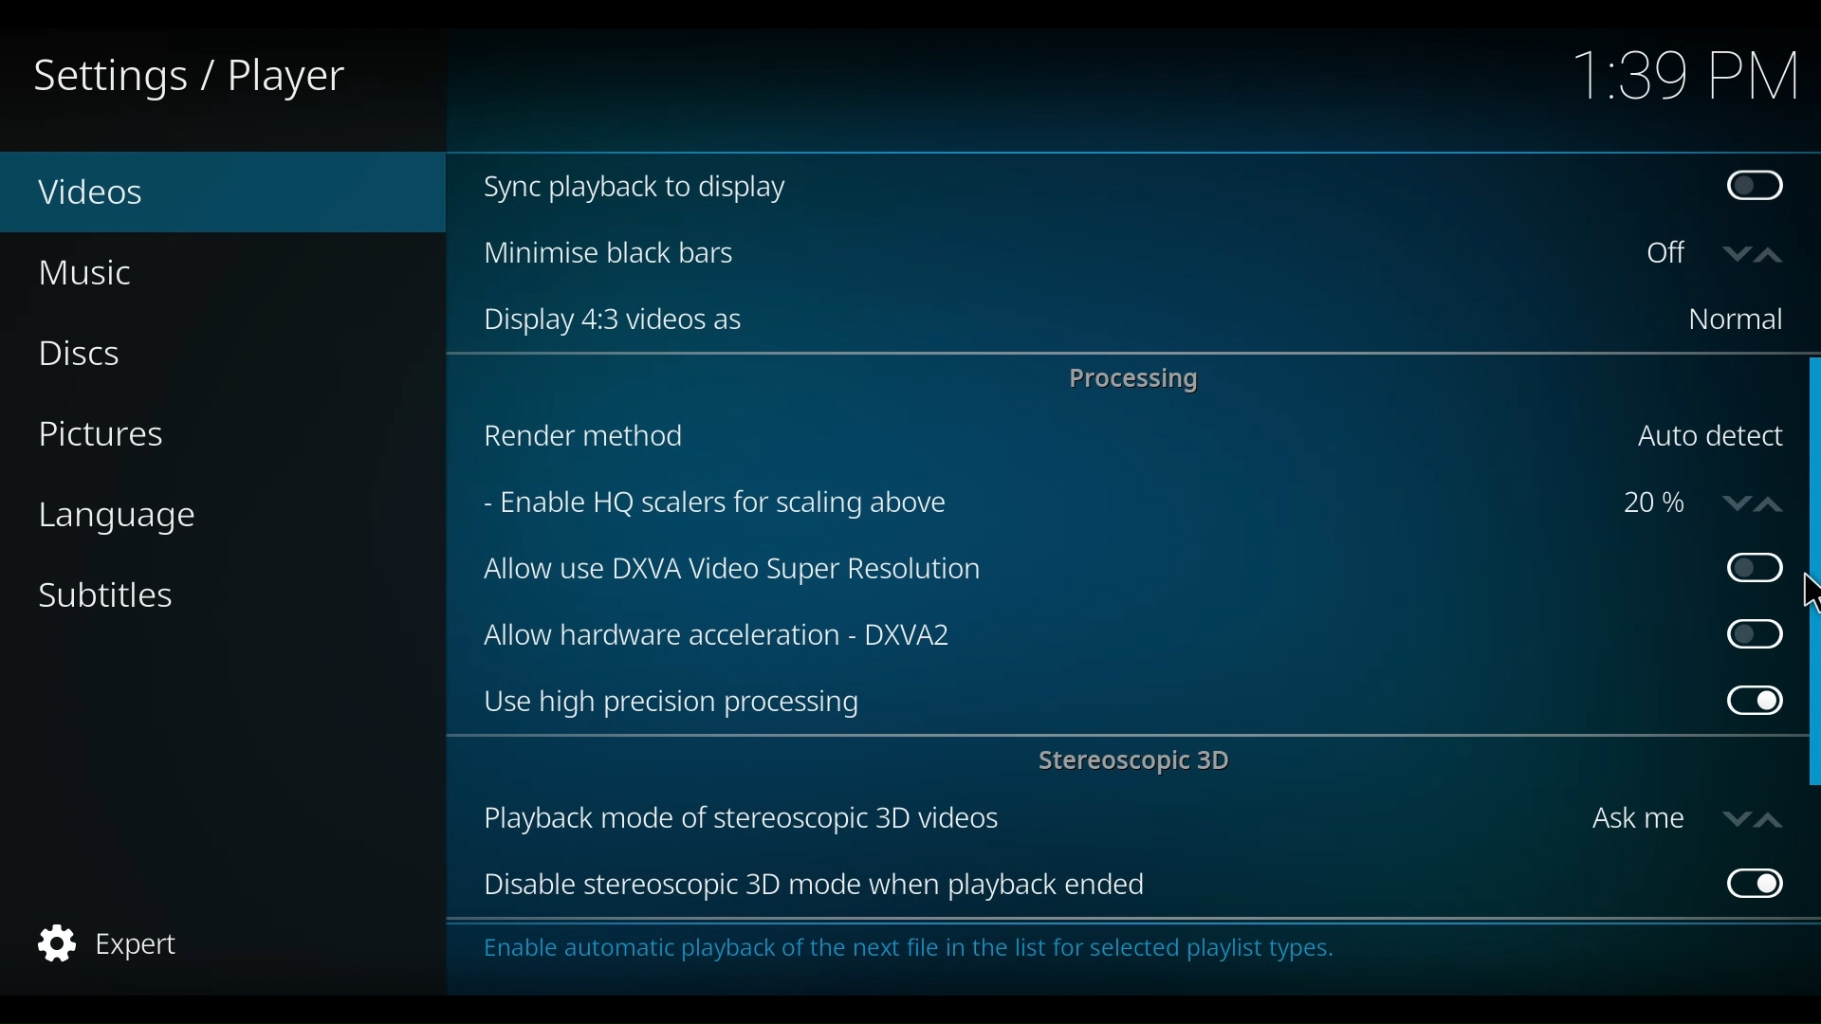  I want to click on language, so click(117, 519).